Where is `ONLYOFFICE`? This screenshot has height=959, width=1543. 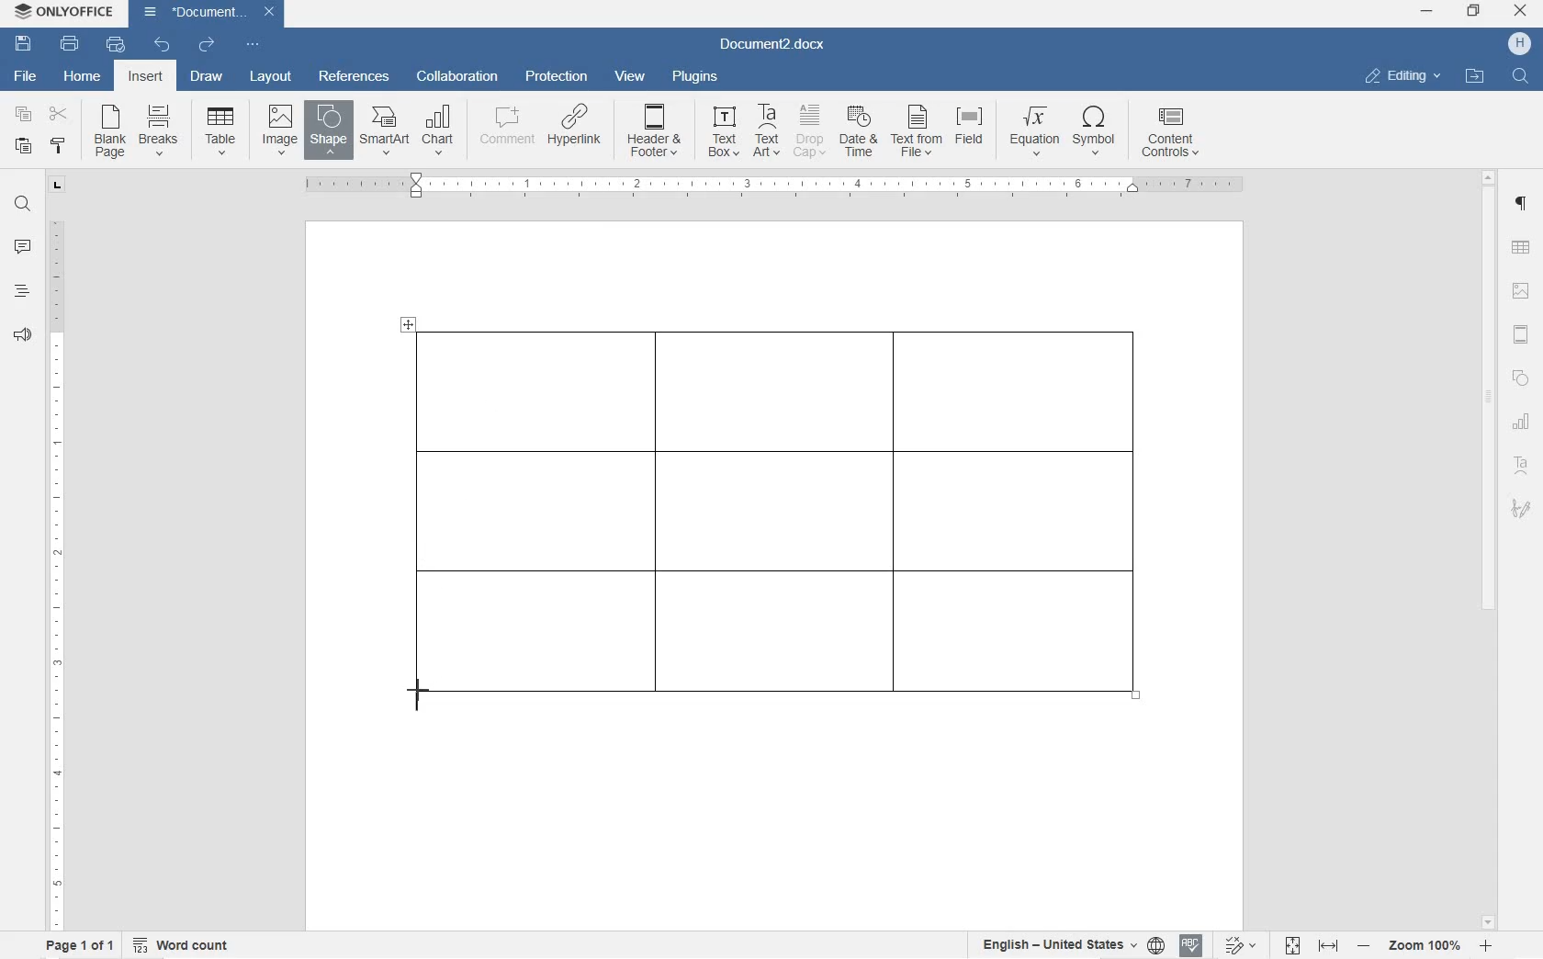
ONLYOFFICE is located at coordinates (67, 12).